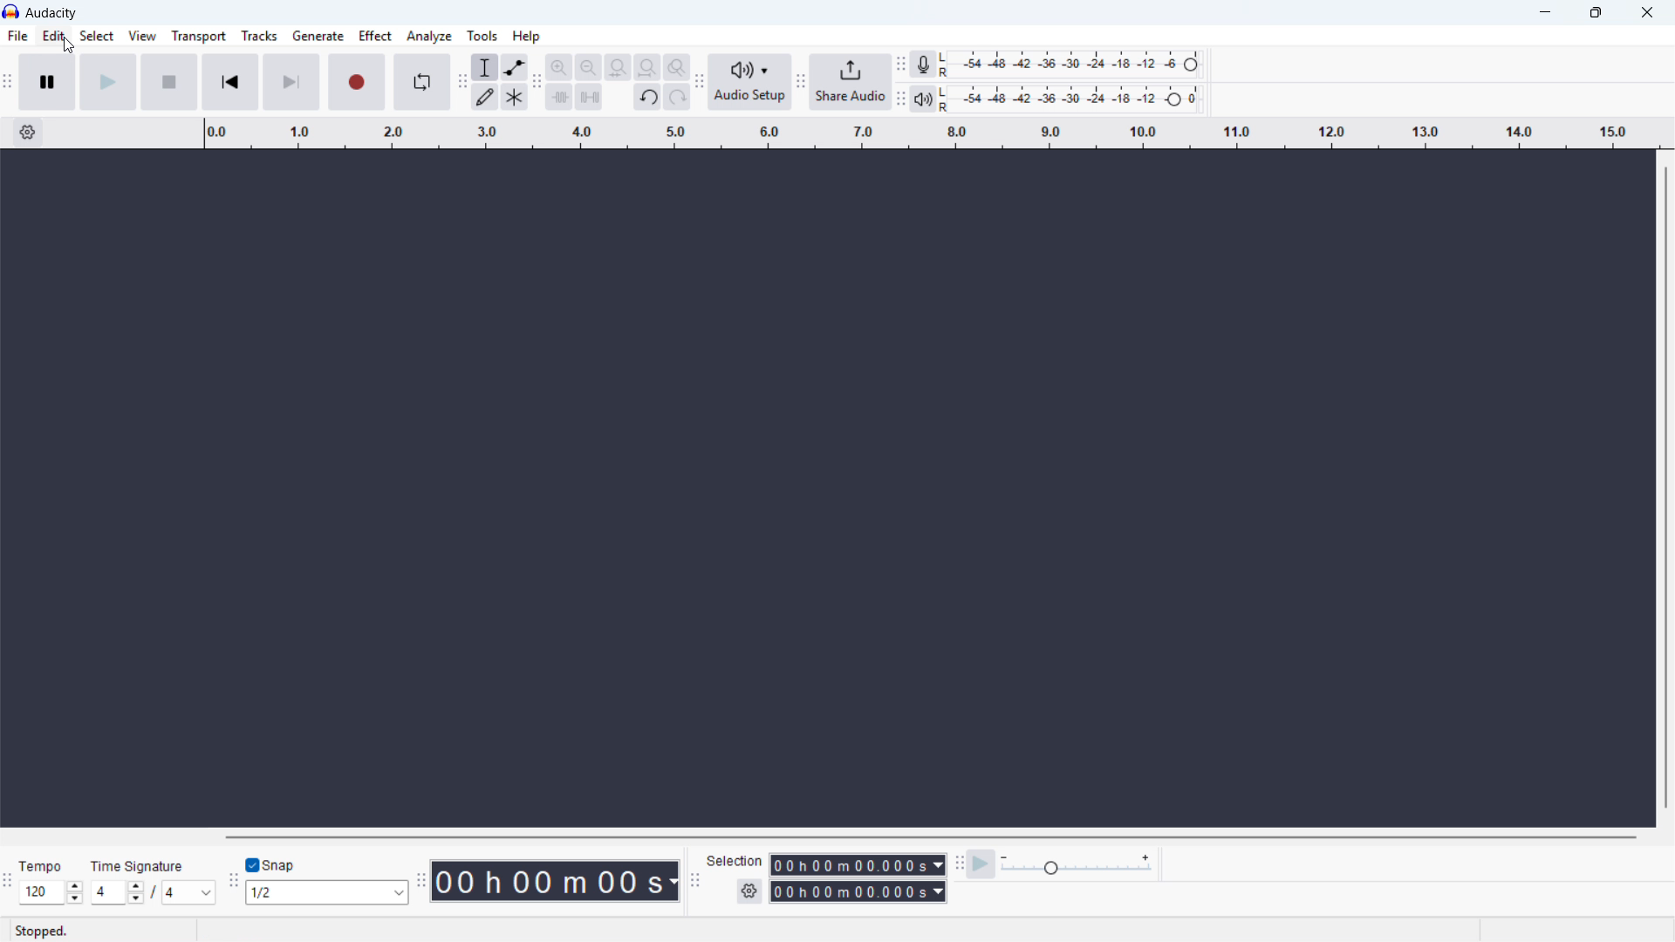 The width and height of the screenshot is (1675, 942). I want to click on draw tool, so click(485, 96).